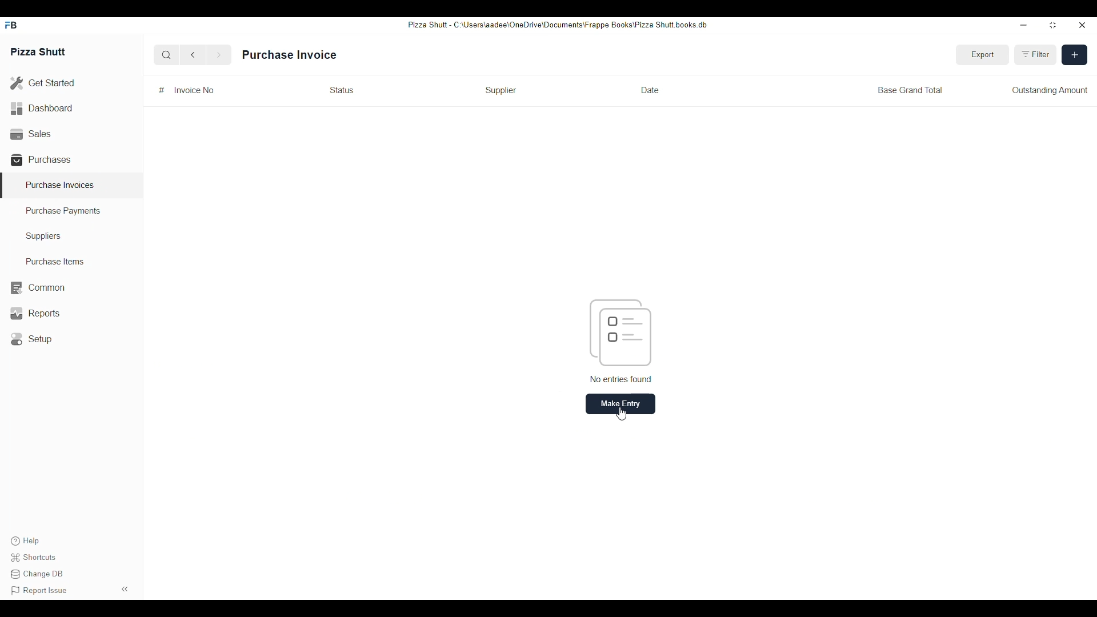 This screenshot has width=1097, height=617. Describe the element at coordinates (910, 90) in the screenshot. I see `Base Grand Total` at that location.